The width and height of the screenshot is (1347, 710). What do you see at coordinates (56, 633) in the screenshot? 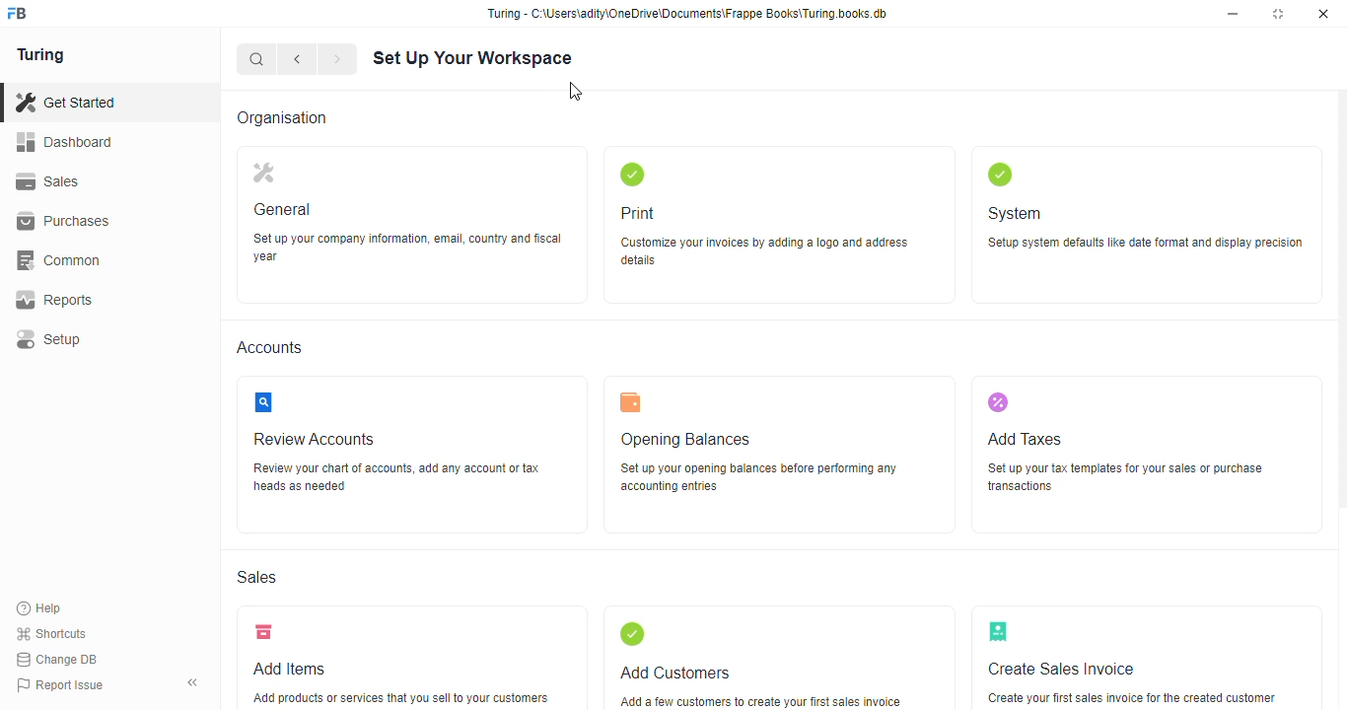
I see `Shortcuts` at bounding box center [56, 633].